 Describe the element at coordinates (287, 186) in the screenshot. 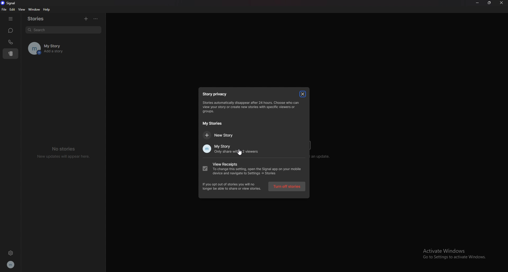

I see `turn off stories` at that location.